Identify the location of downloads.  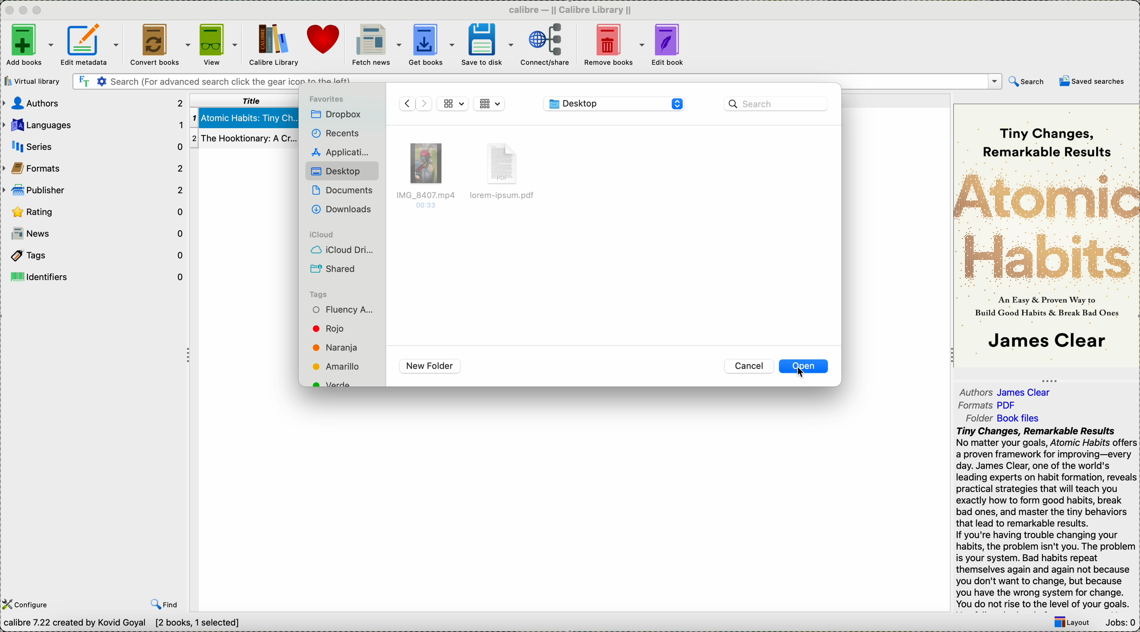
(345, 211).